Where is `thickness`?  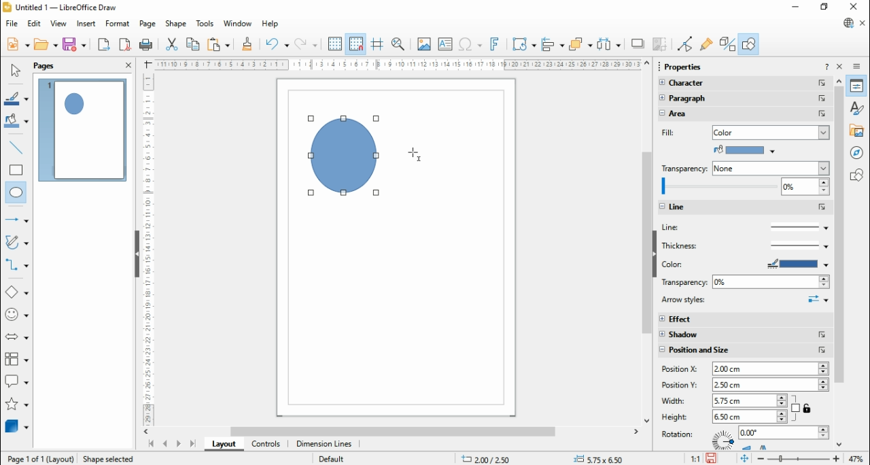
thickness is located at coordinates (745, 245).